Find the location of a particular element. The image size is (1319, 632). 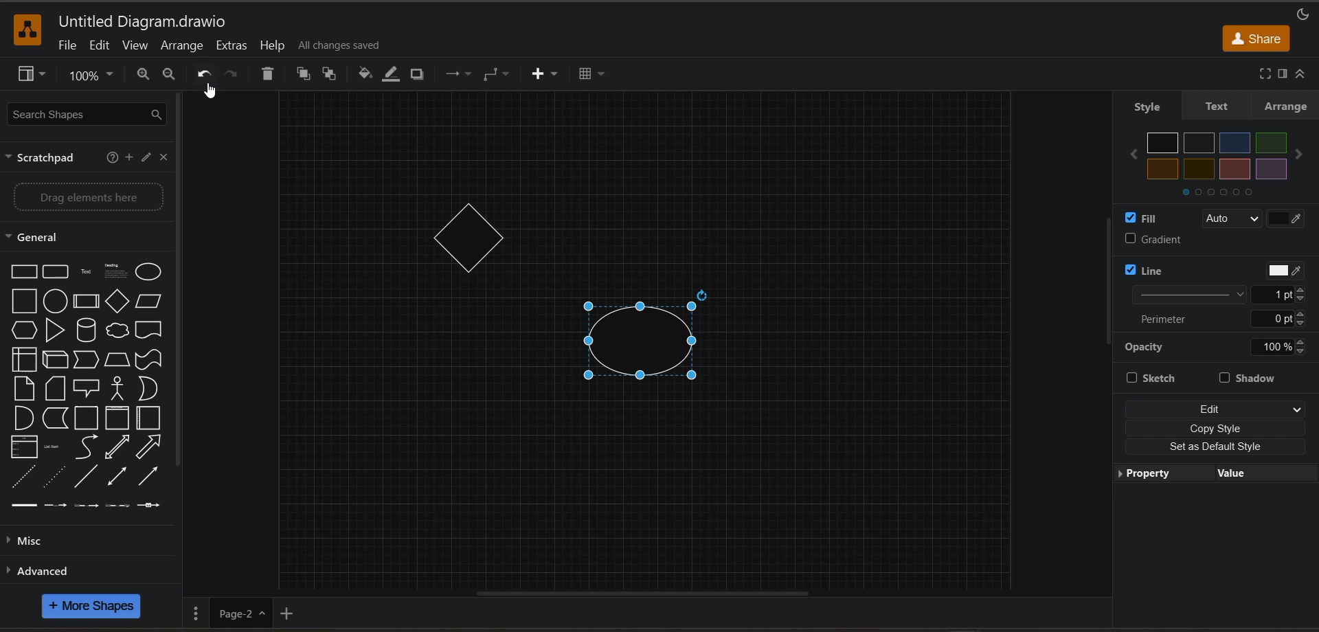

Rectangle is located at coordinates (24, 272).